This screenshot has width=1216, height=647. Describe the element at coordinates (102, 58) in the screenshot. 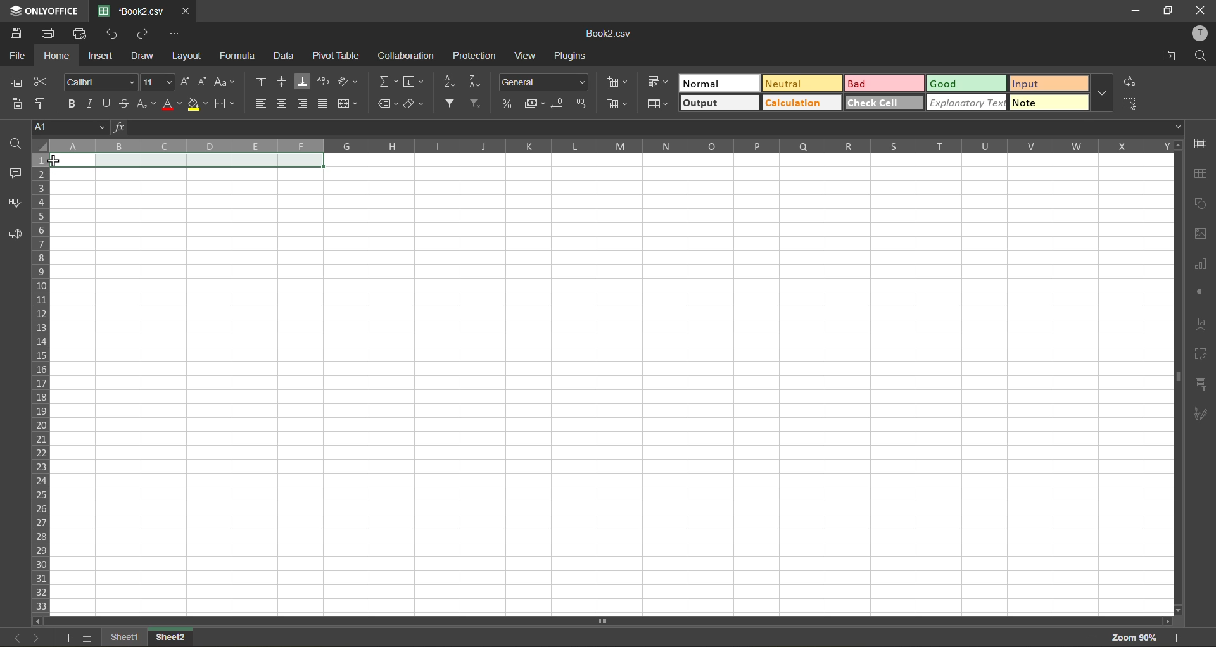

I see `insert` at that location.